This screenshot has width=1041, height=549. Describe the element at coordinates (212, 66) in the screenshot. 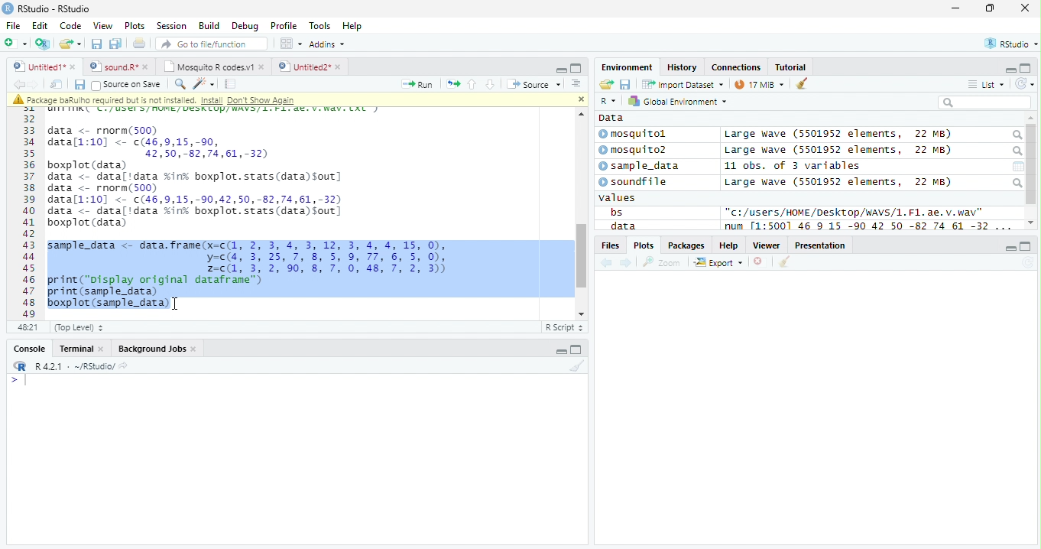

I see `Mosquito R codes.v1` at that location.